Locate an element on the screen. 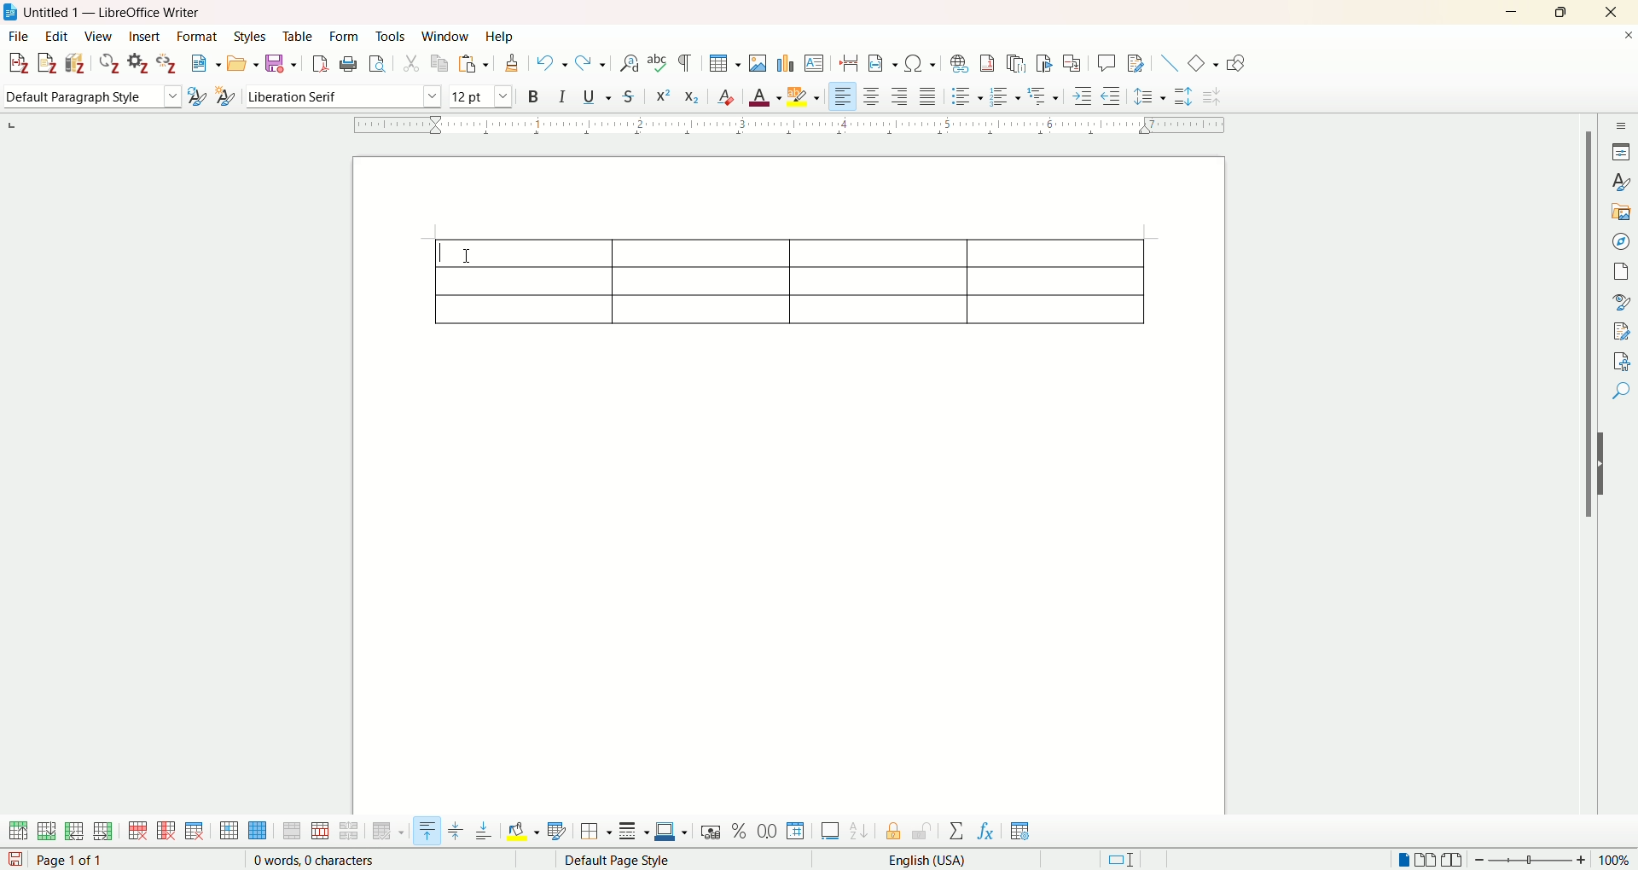  close is located at coordinates (1608, 11).